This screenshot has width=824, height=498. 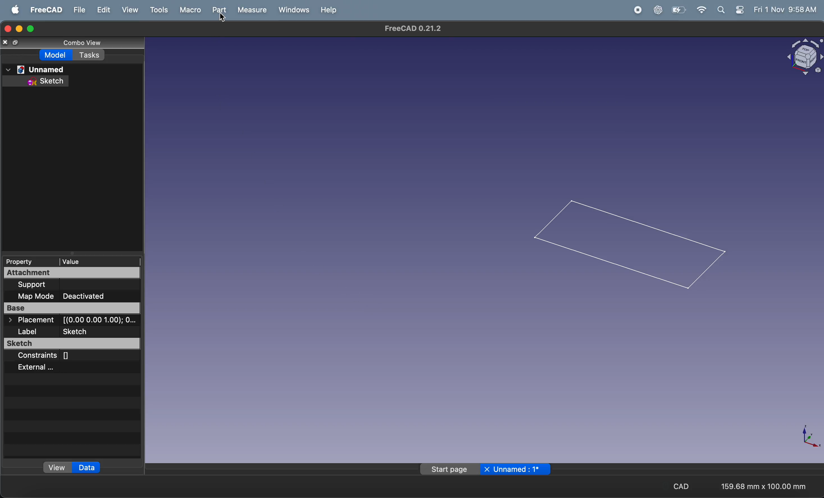 I want to click on sketch, so click(x=68, y=344).